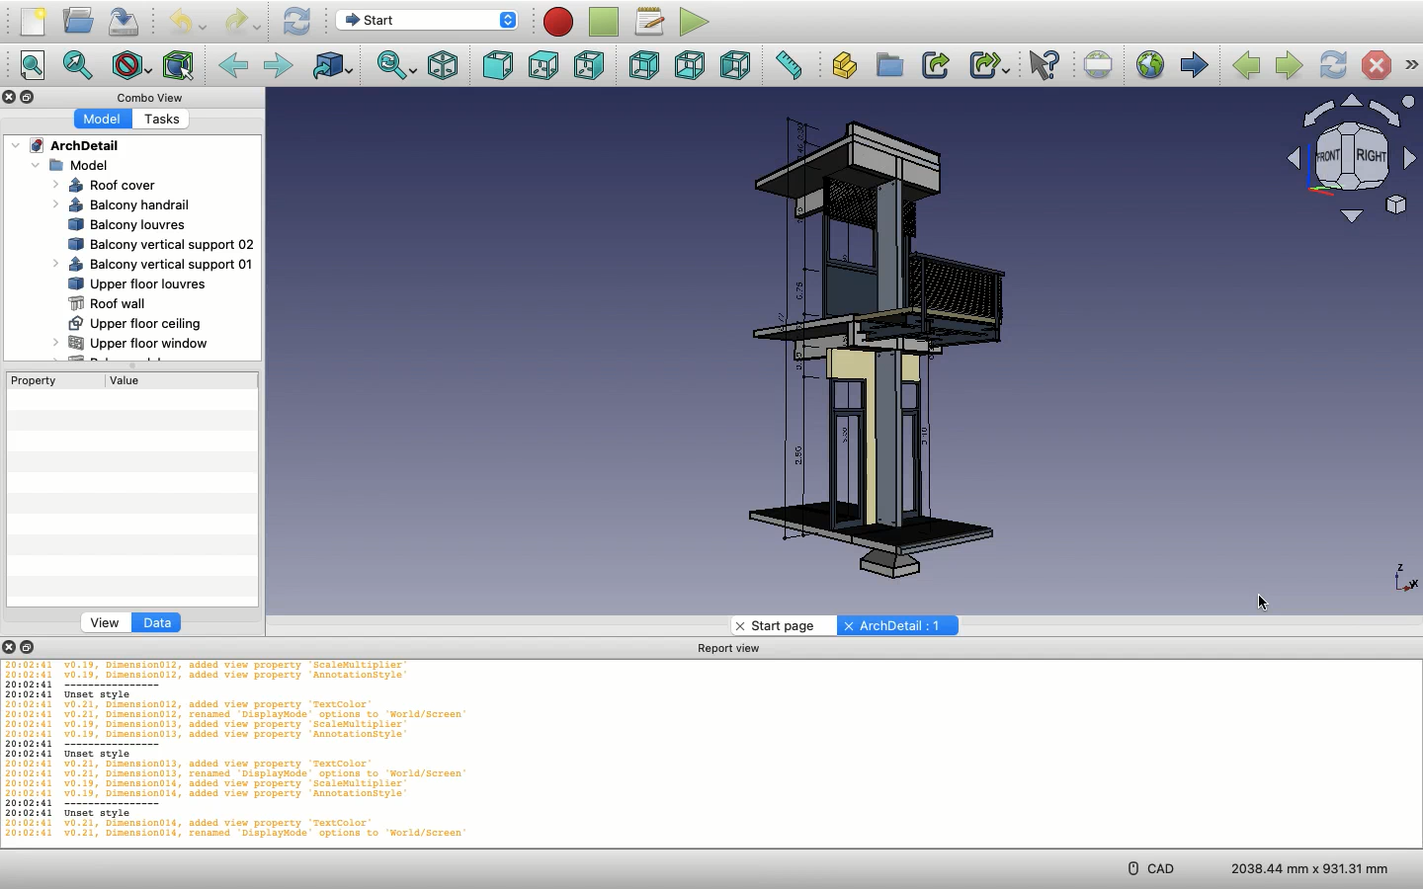 The image size is (1423, 889). What do you see at coordinates (137, 284) in the screenshot?
I see `Upper floor louvres` at bounding box center [137, 284].